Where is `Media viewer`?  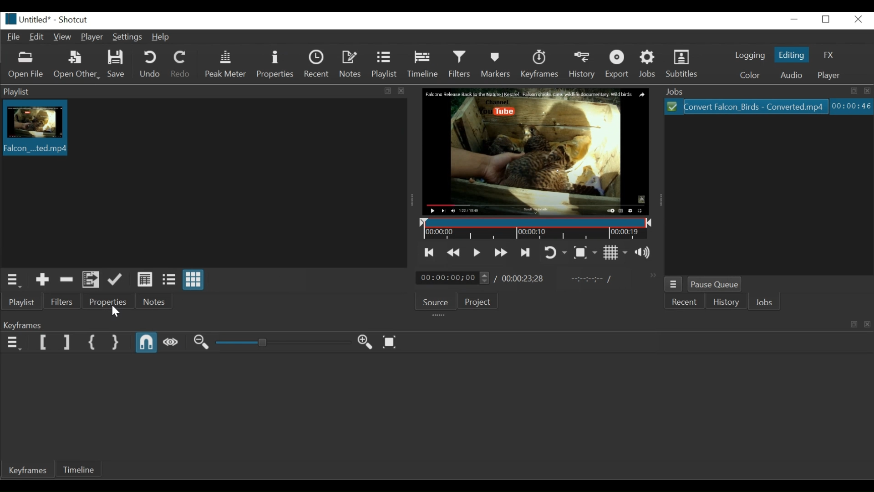
Media viewer is located at coordinates (534, 151).